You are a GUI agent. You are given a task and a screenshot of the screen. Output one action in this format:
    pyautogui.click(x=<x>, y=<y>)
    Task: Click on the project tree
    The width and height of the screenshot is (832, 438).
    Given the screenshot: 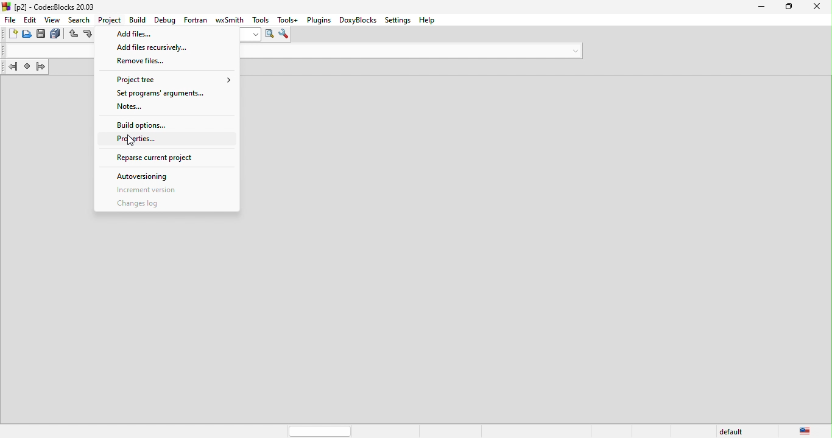 What is the action you would take?
    pyautogui.click(x=167, y=78)
    